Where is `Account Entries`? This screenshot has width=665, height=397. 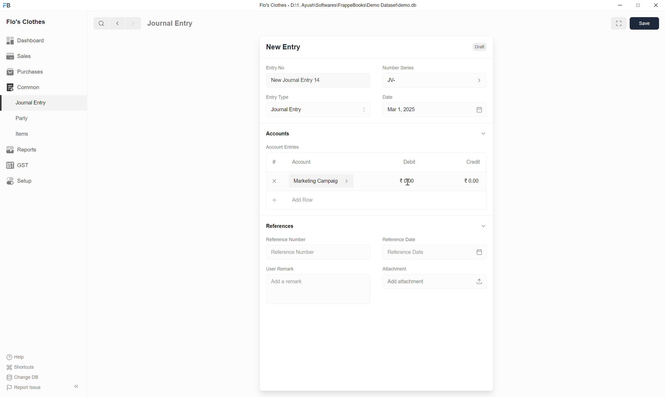
Account Entries is located at coordinates (283, 146).